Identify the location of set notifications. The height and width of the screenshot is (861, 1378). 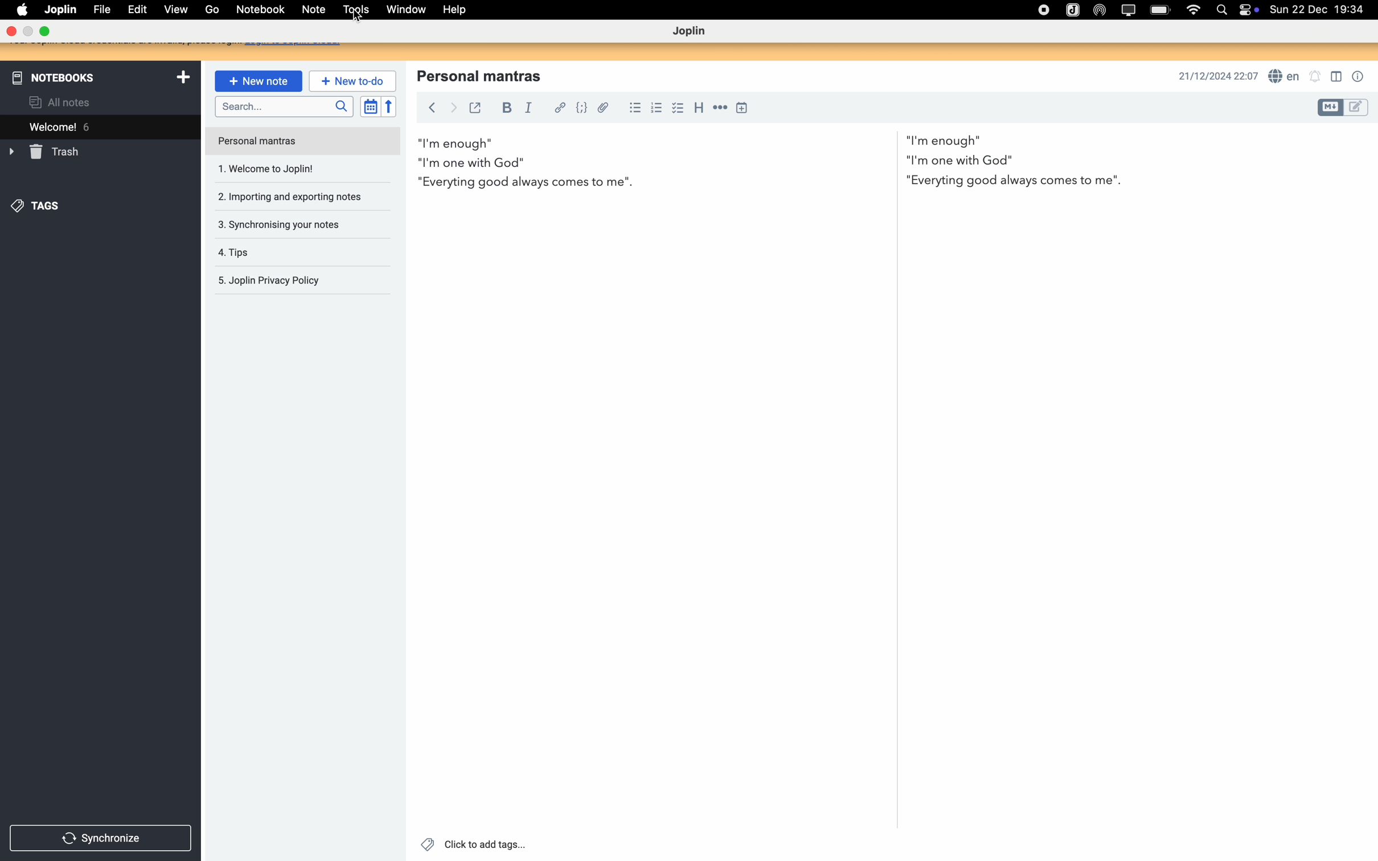
(1317, 75).